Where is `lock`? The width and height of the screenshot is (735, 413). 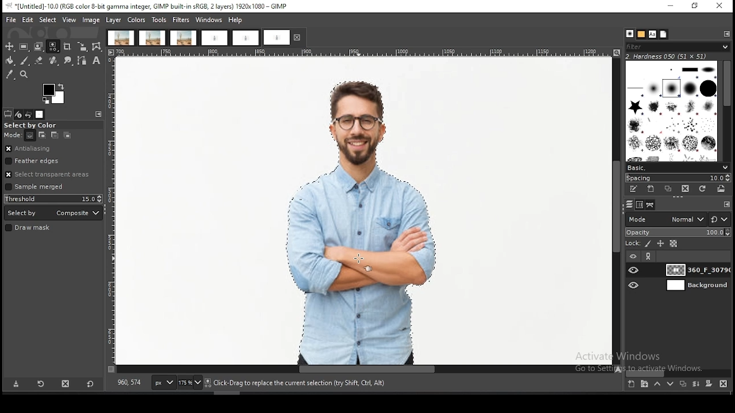
lock is located at coordinates (632, 244).